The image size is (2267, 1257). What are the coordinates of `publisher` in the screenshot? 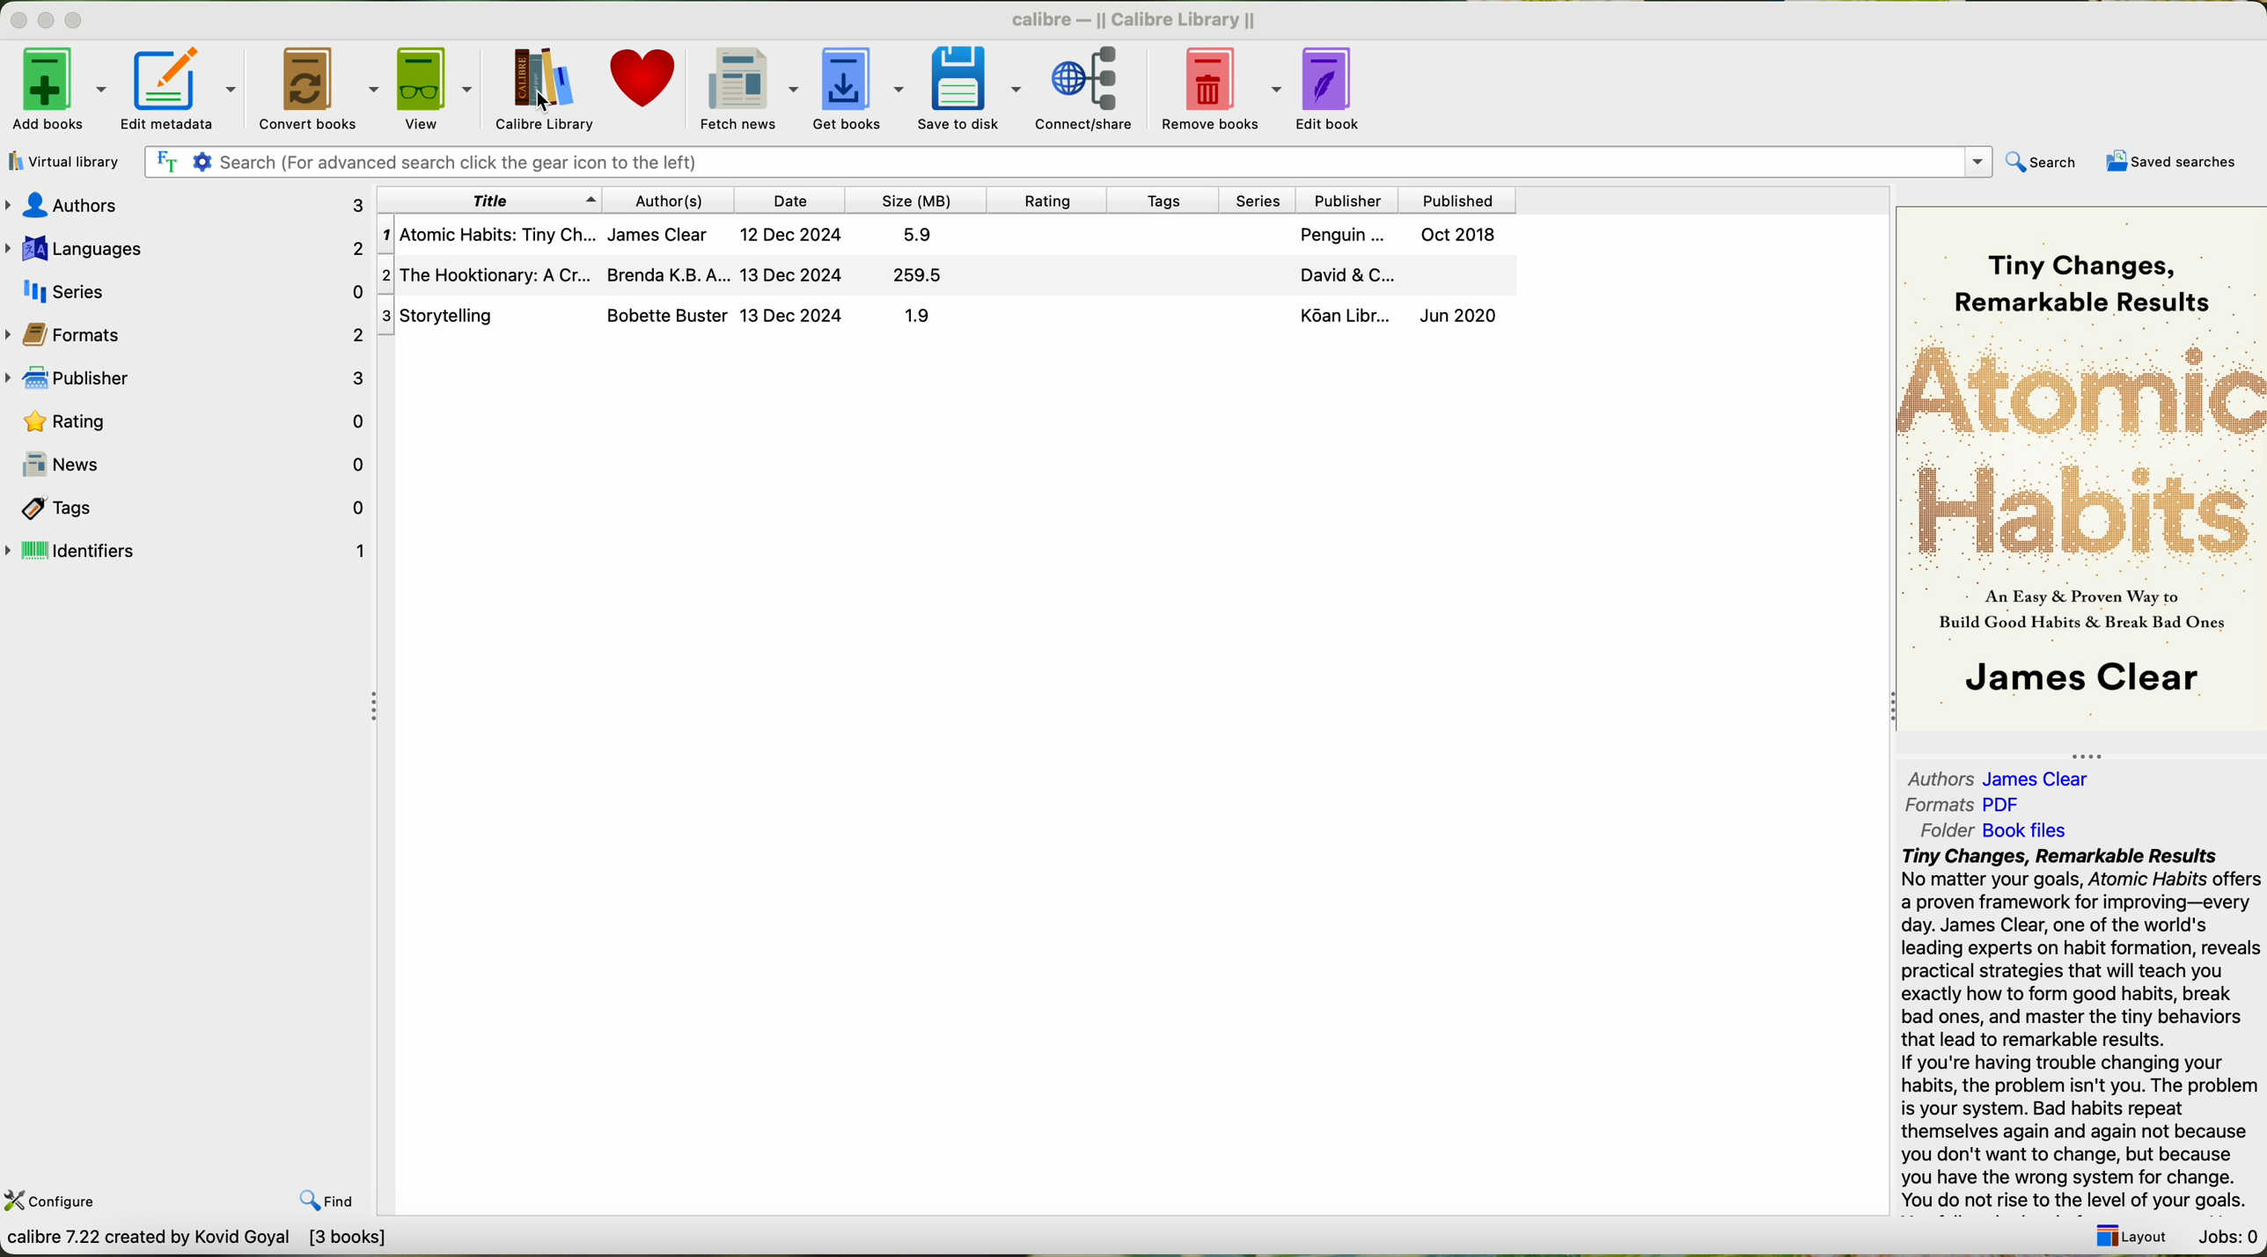 It's located at (188, 380).